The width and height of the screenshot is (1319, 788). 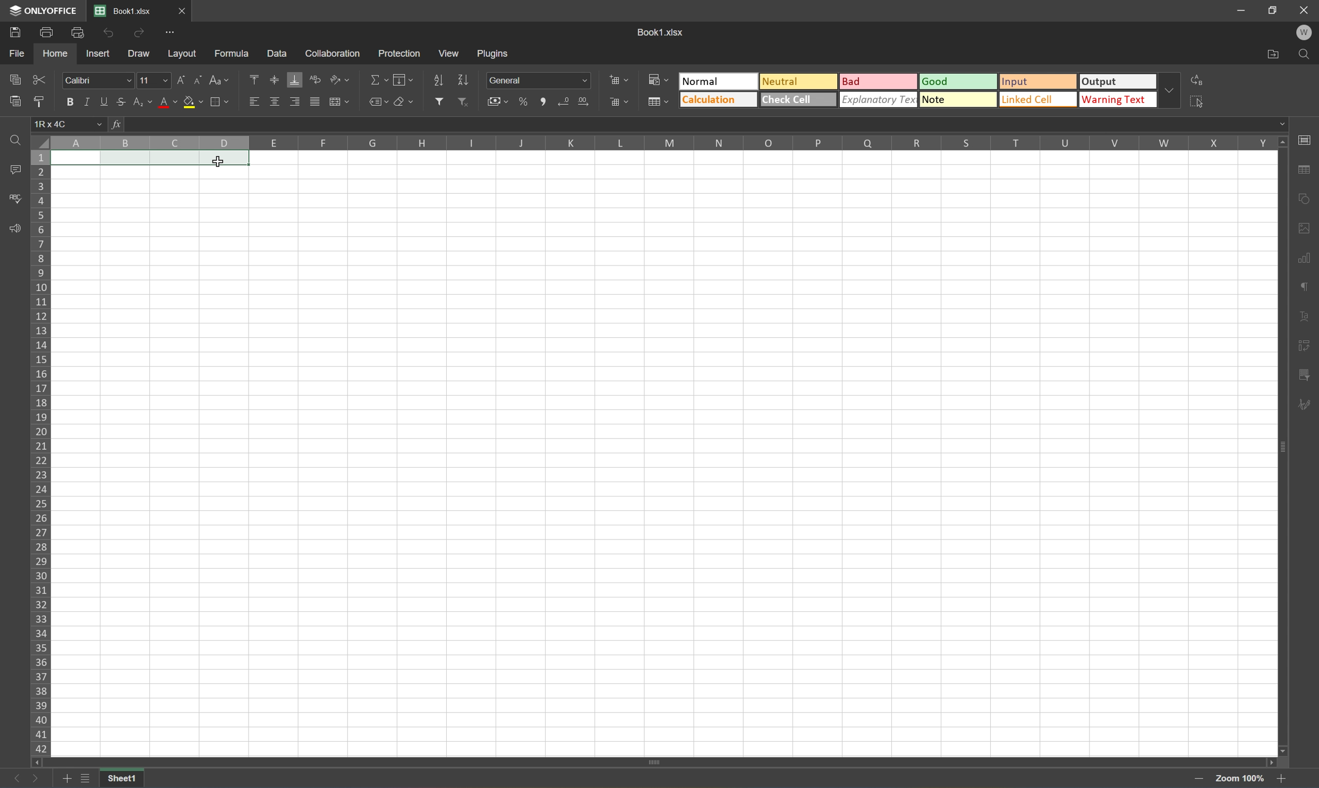 I want to click on Text art settings, so click(x=1304, y=317).